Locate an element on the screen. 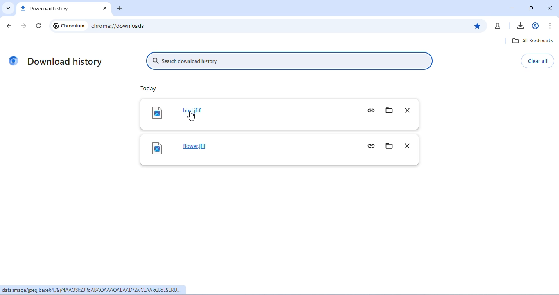 This screenshot has width=559, height=295. chromium is located at coordinates (68, 26).